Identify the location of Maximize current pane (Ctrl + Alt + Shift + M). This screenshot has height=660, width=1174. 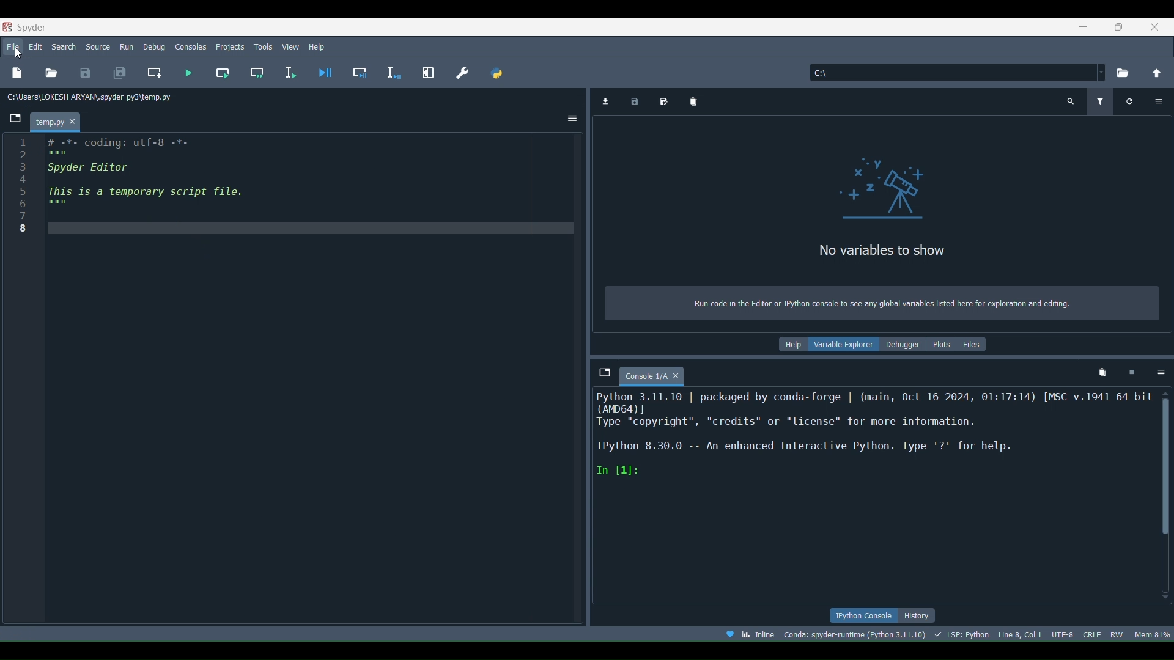
(427, 73).